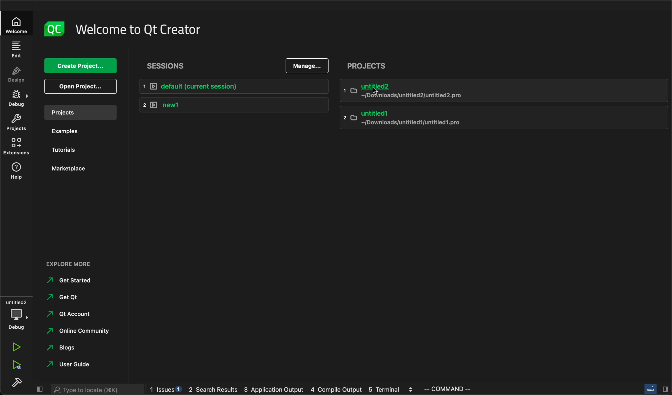 The height and width of the screenshot is (395, 672). I want to click on debug, so click(18, 98).